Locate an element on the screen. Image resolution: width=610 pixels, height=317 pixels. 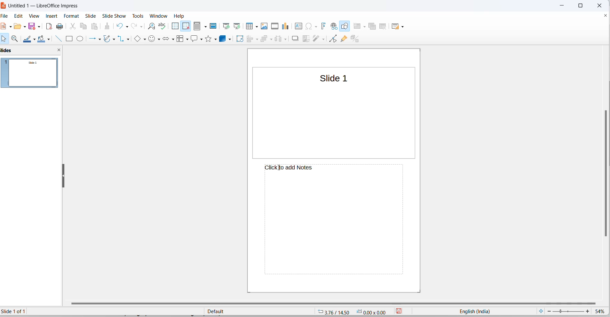
line colors is located at coordinates (28, 40).